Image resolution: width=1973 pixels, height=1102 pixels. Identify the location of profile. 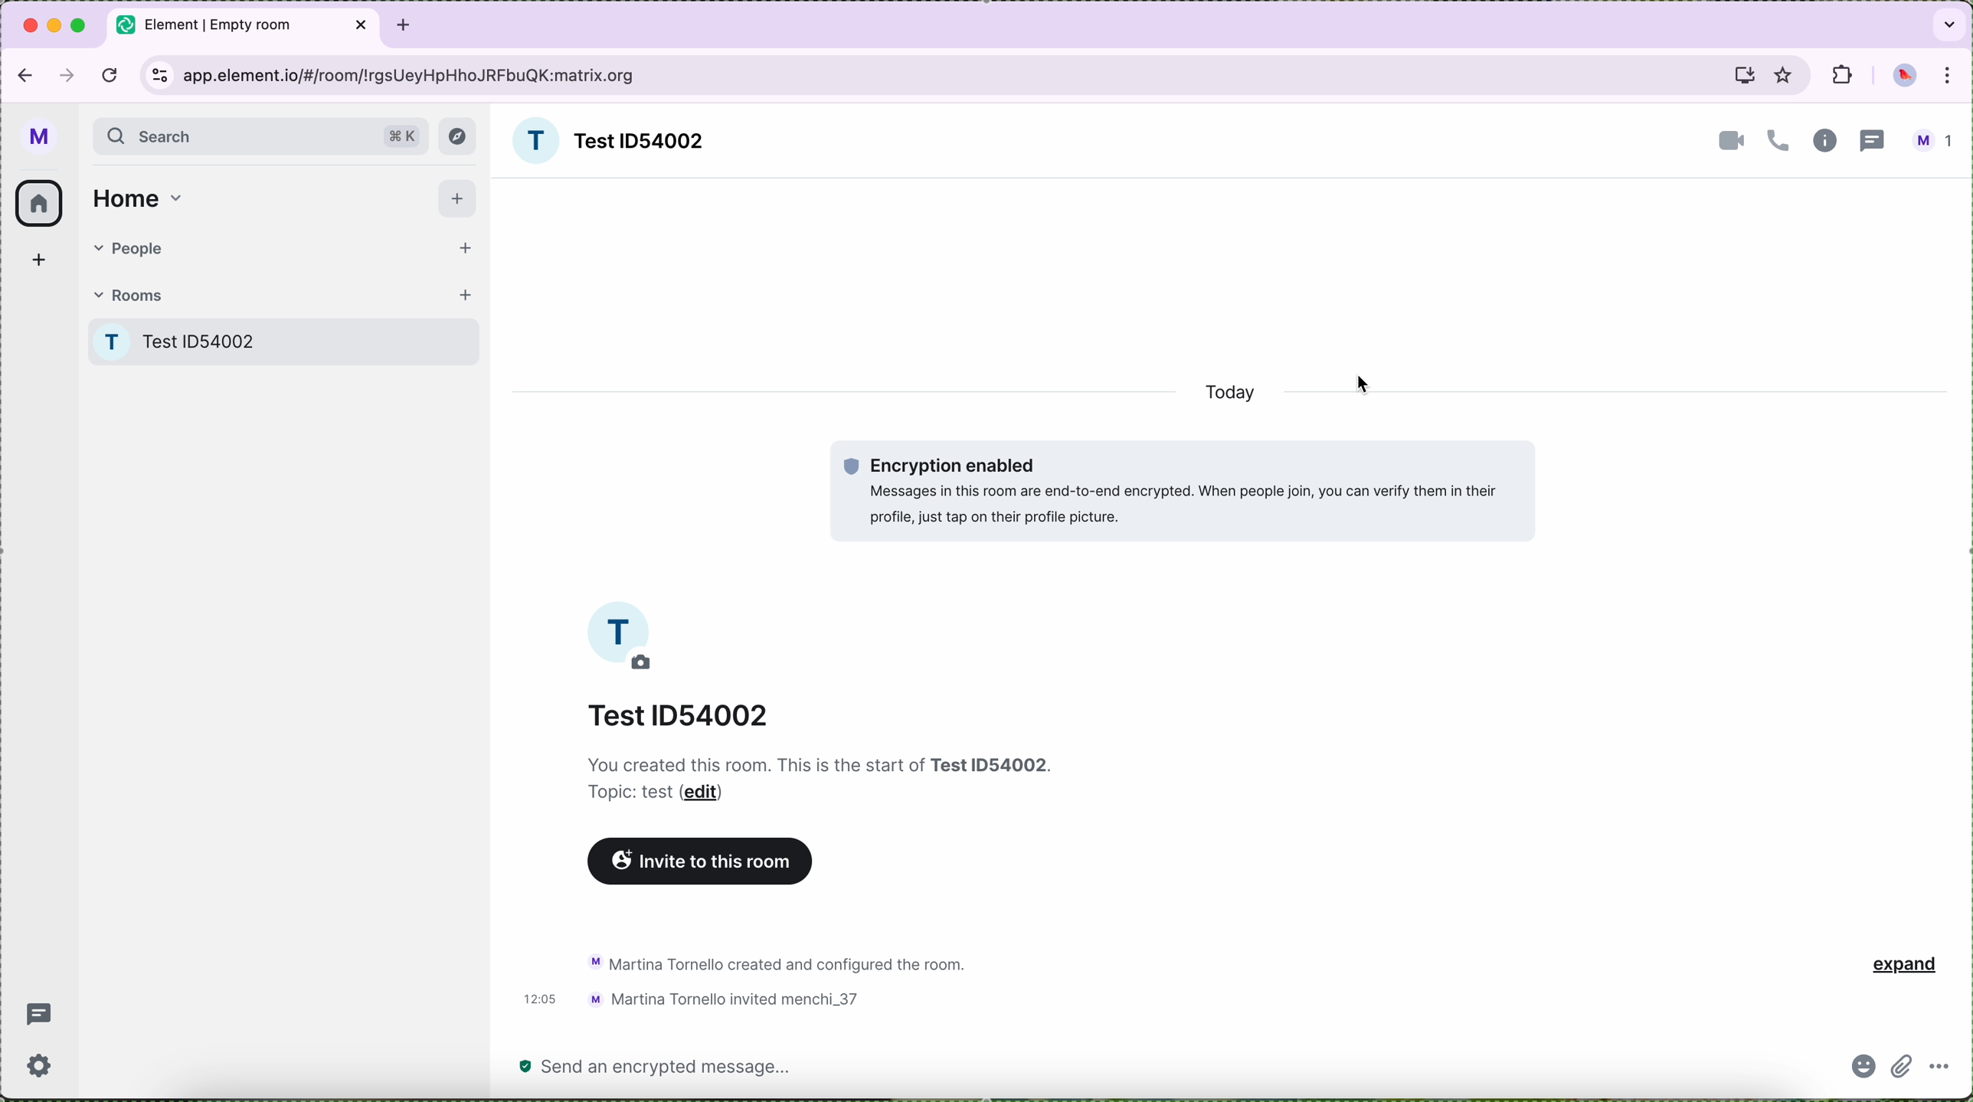
(41, 136).